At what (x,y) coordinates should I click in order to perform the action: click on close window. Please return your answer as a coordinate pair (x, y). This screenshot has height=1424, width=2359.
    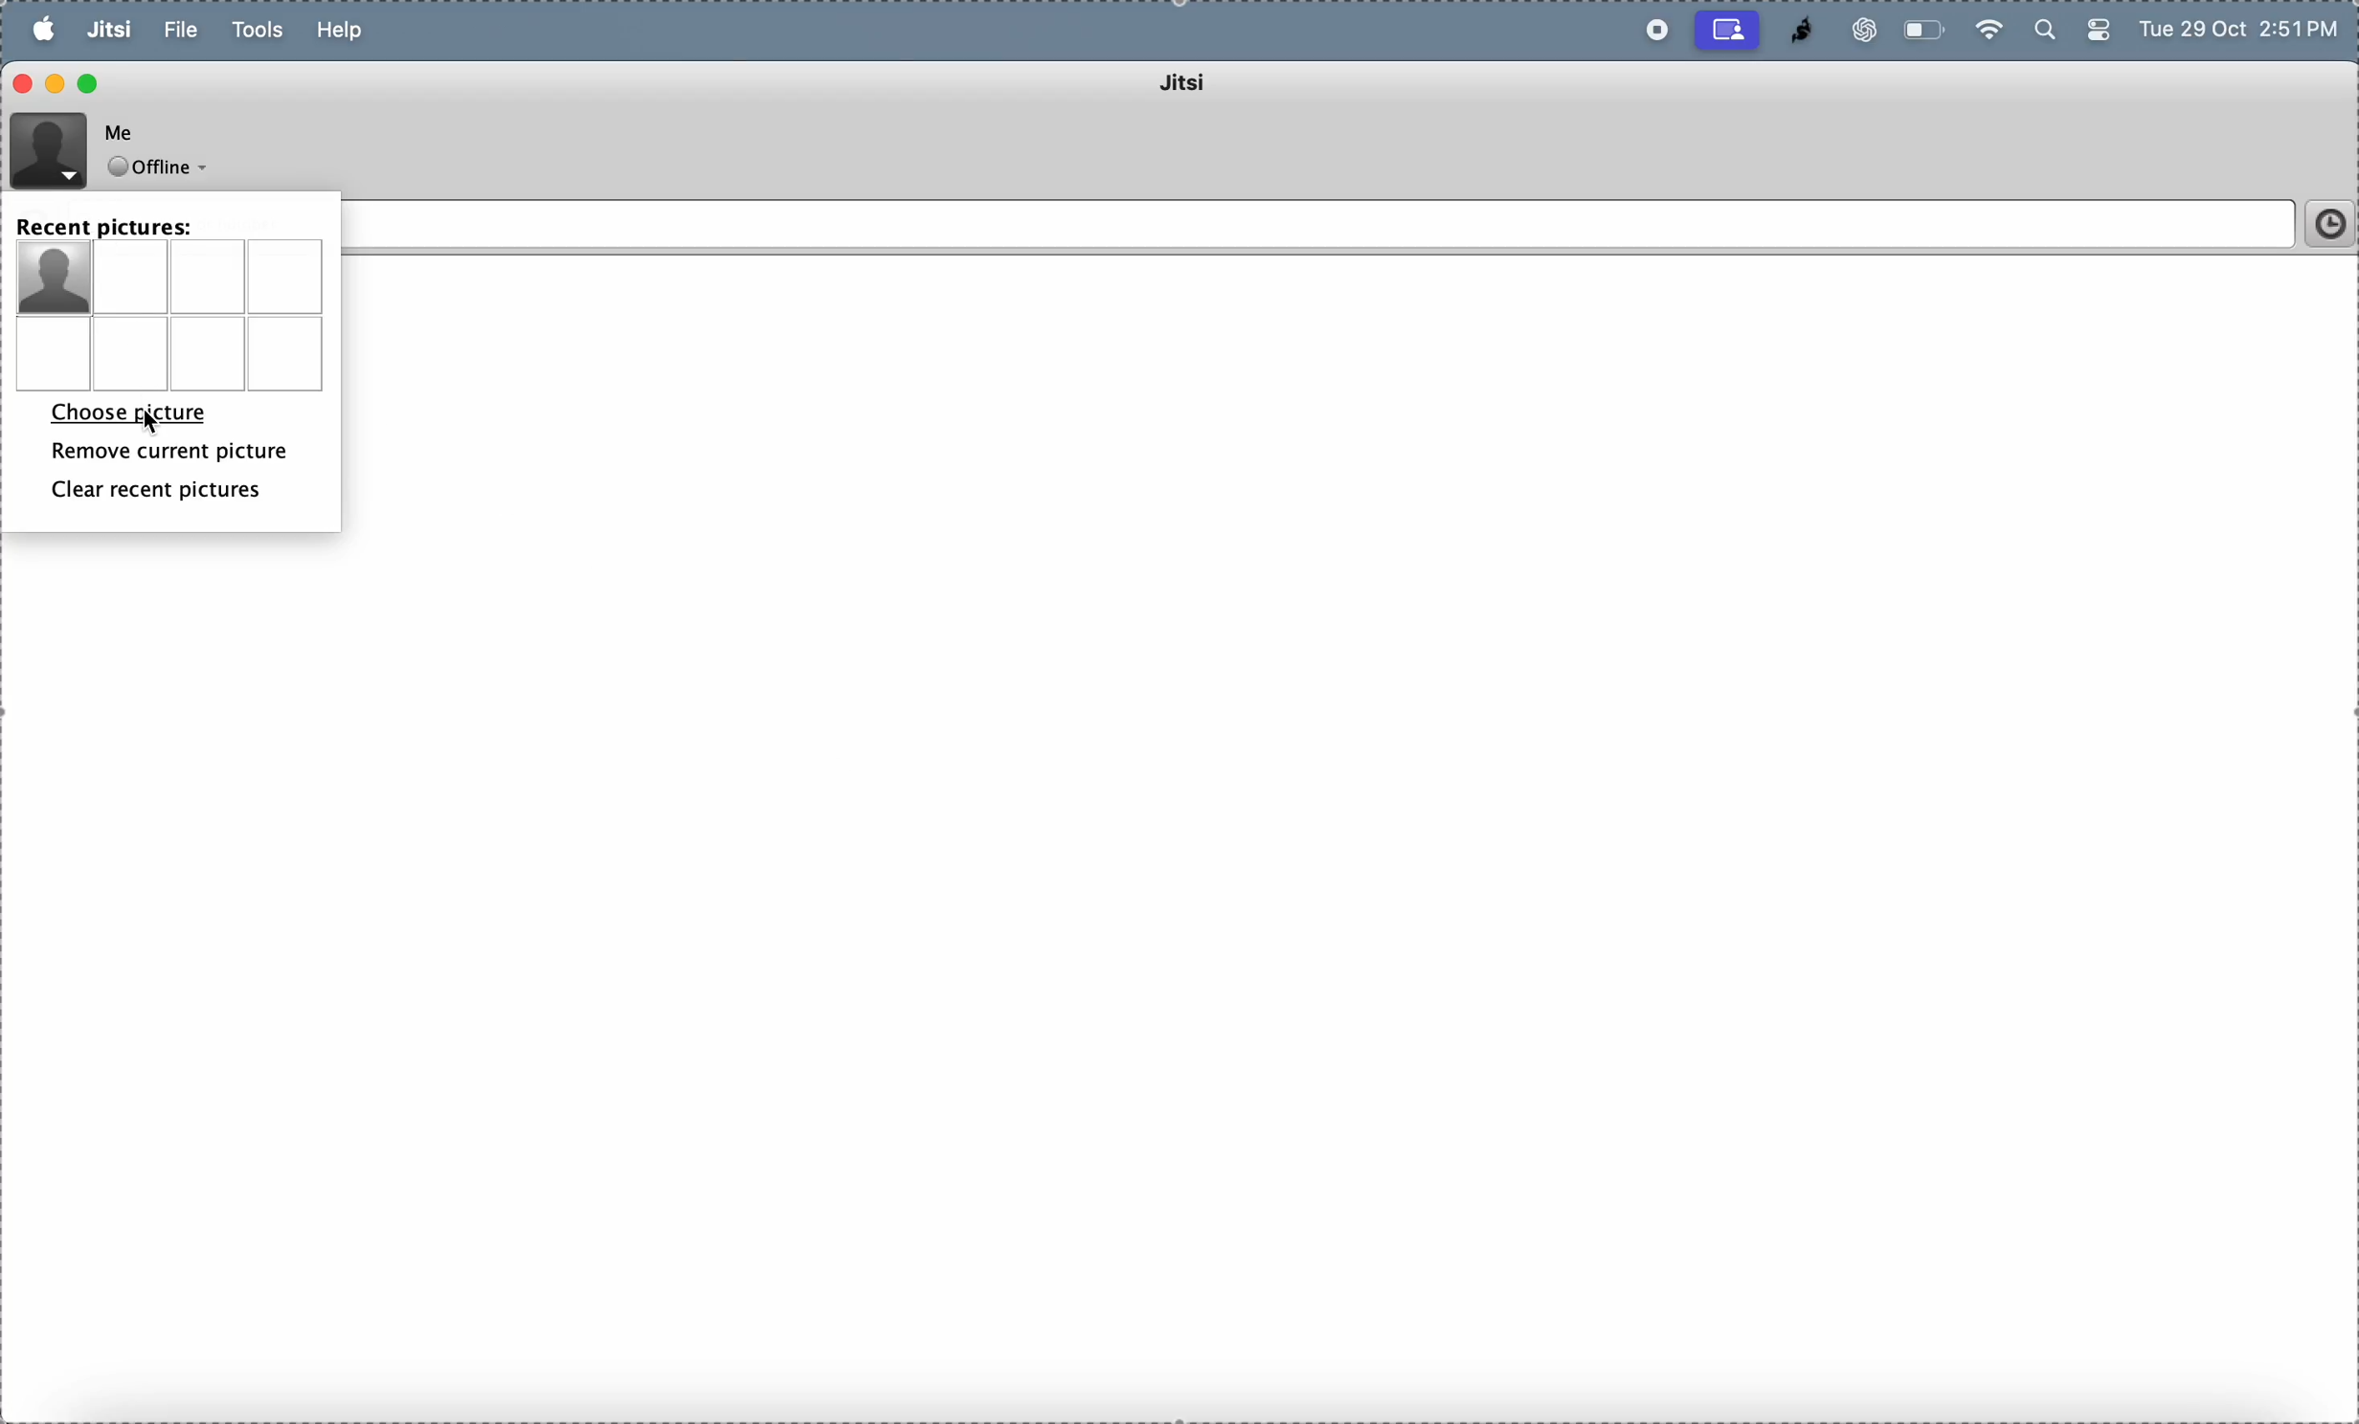
    Looking at the image, I should click on (24, 86).